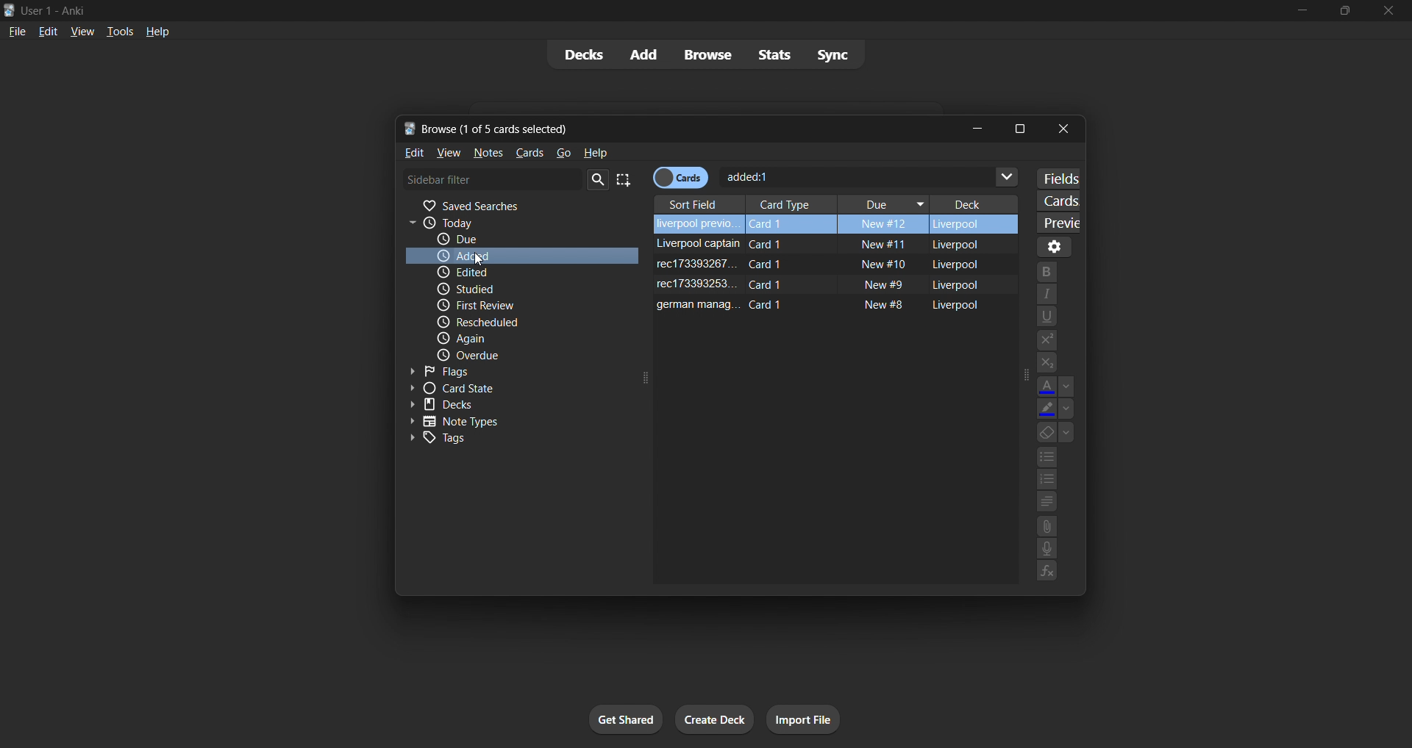 The height and width of the screenshot is (748, 1412). What do you see at coordinates (635, 52) in the screenshot?
I see `add` at bounding box center [635, 52].